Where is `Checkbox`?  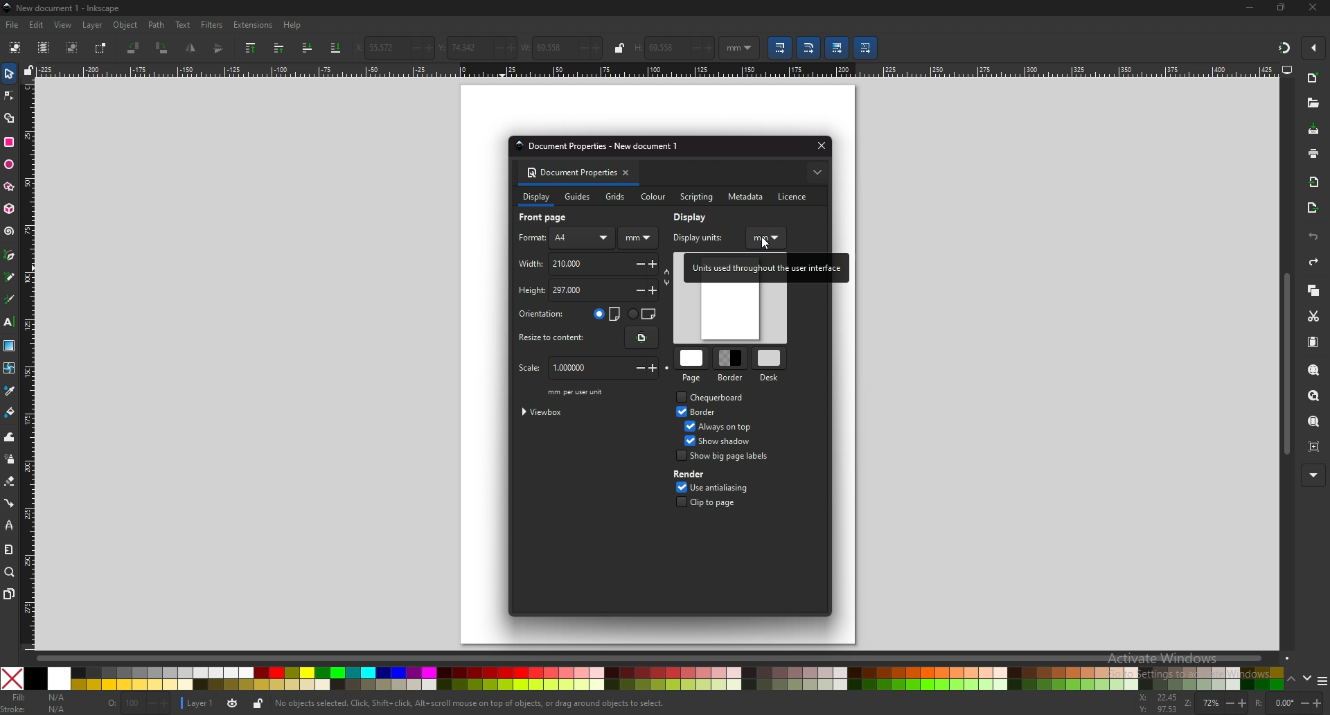 Checkbox is located at coordinates (677, 486).